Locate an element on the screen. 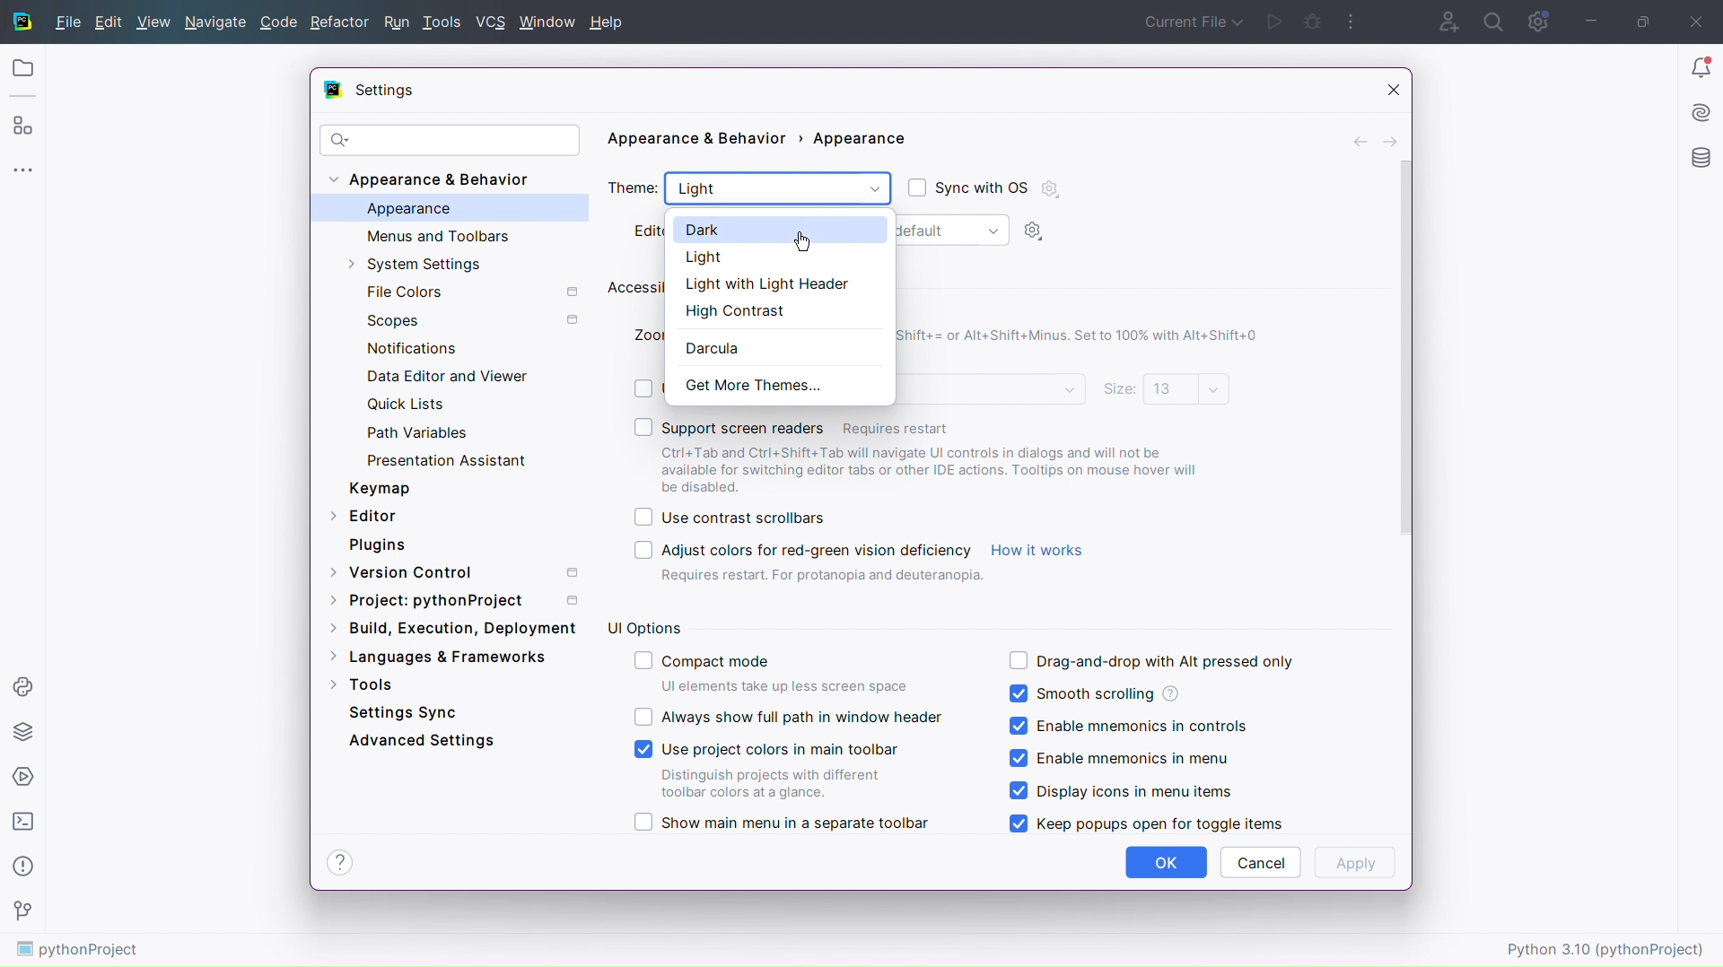 This screenshot has width=1723, height=967. Advanced Settings is located at coordinates (424, 739).